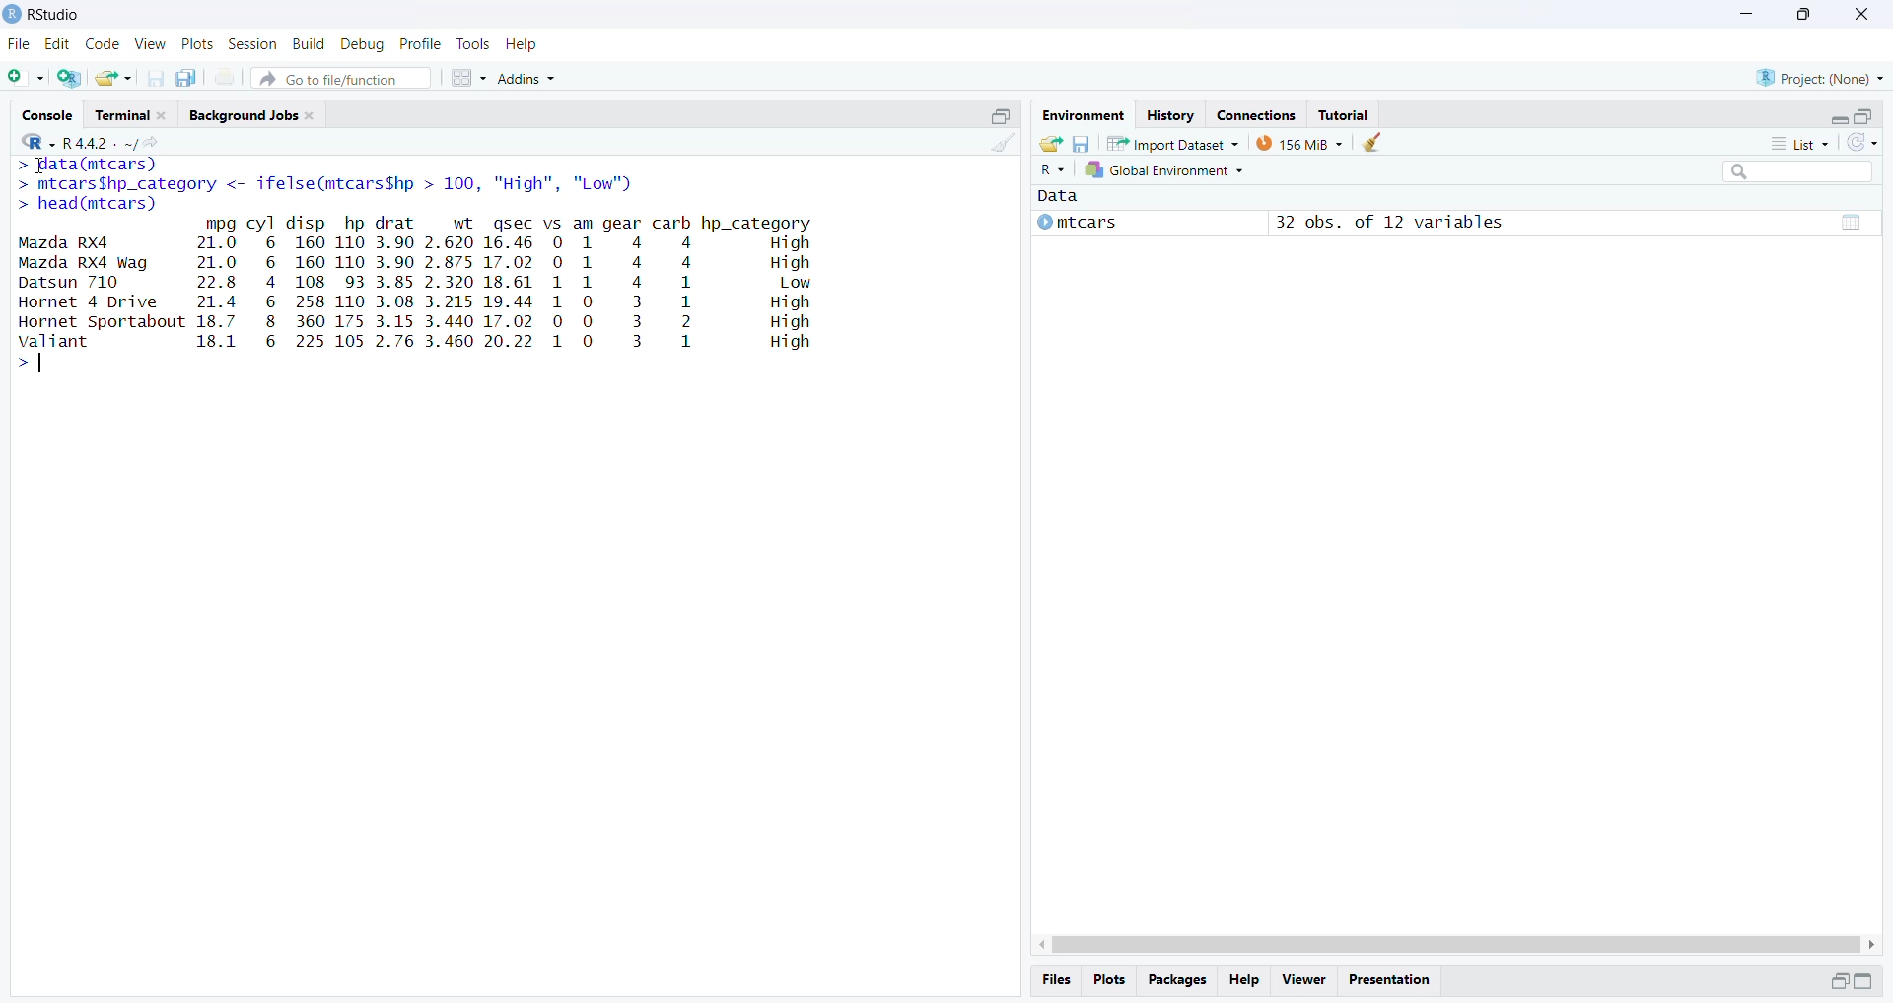 Image resolution: width=1893 pixels, height=1003 pixels. Describe the element at coordinates (93, 141) in the screenshot. I see `R.4.4.2~/` at that location.